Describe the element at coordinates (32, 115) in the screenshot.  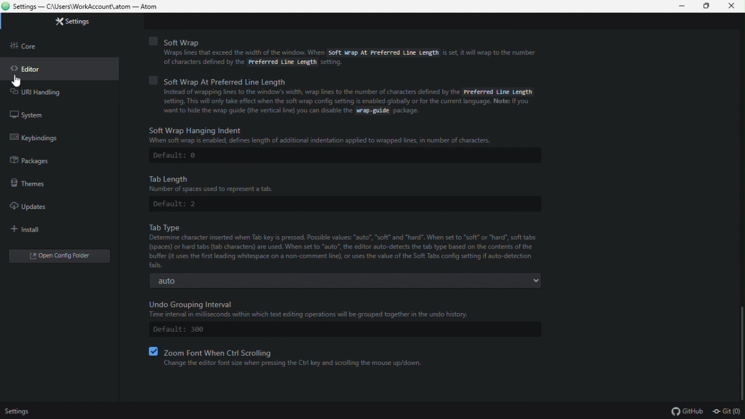
I see `System` at that location.